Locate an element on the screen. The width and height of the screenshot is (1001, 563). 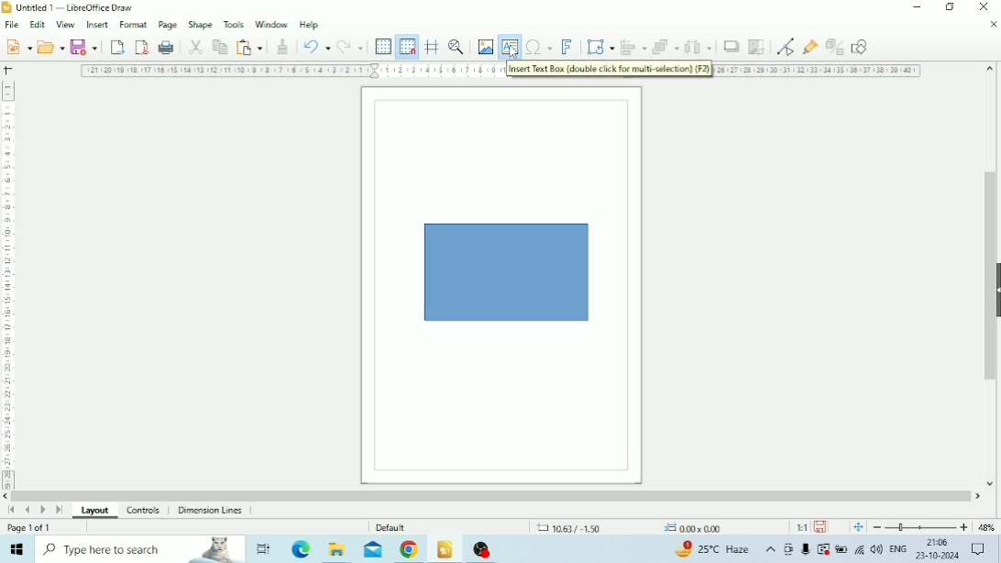
Show Draw Functions is located at coordinates (862, 48).